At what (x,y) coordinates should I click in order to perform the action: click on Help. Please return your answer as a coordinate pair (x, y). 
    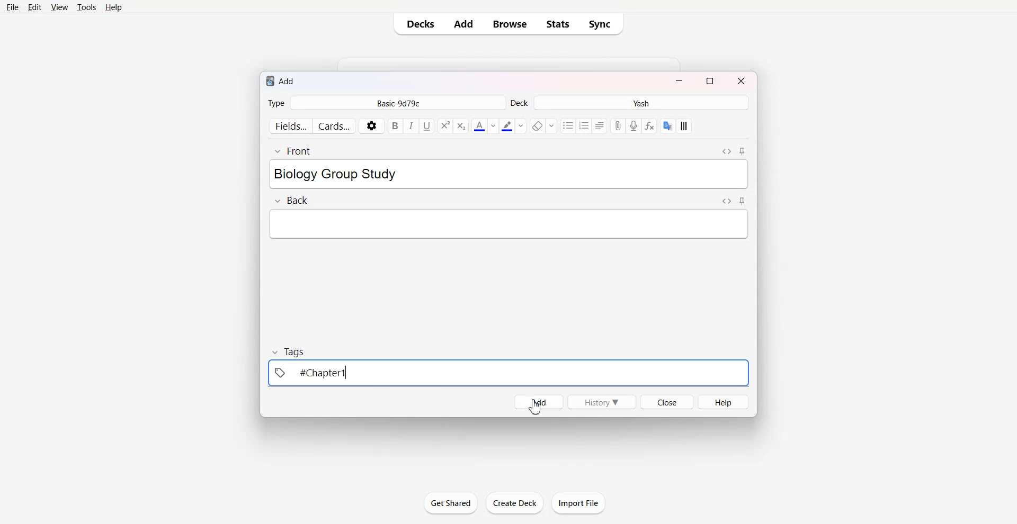
    Looking at the image, I should click on (115, 8).